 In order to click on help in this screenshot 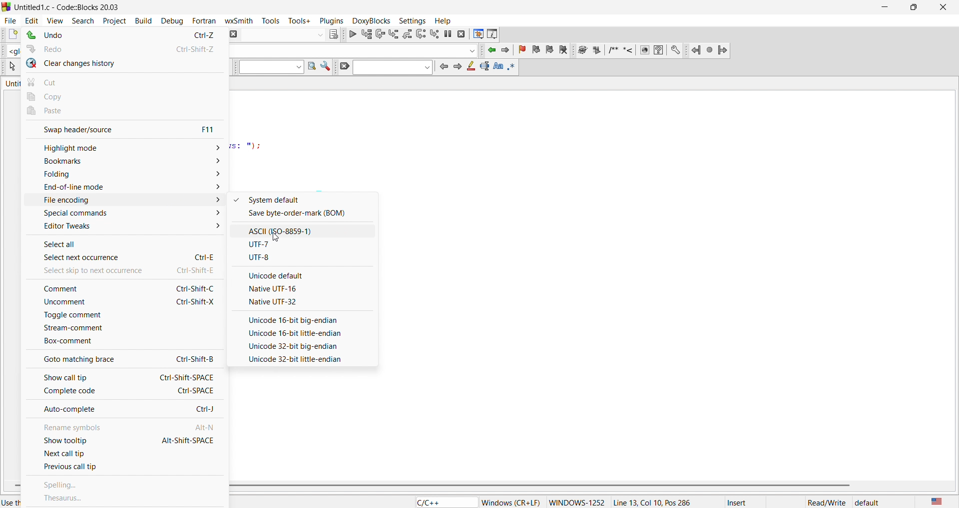, I will do `click(445, 20)`.